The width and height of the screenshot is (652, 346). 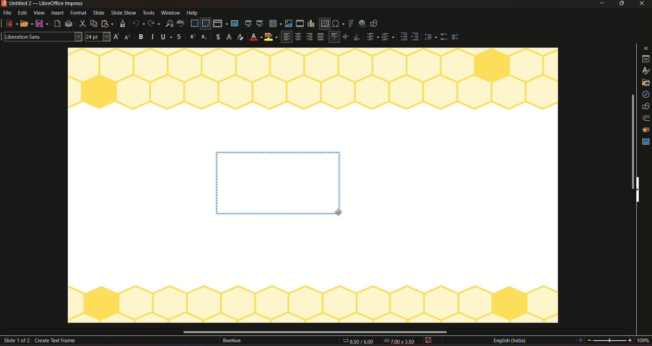 I want to click on Align side 1, so click(x=403, y=37).